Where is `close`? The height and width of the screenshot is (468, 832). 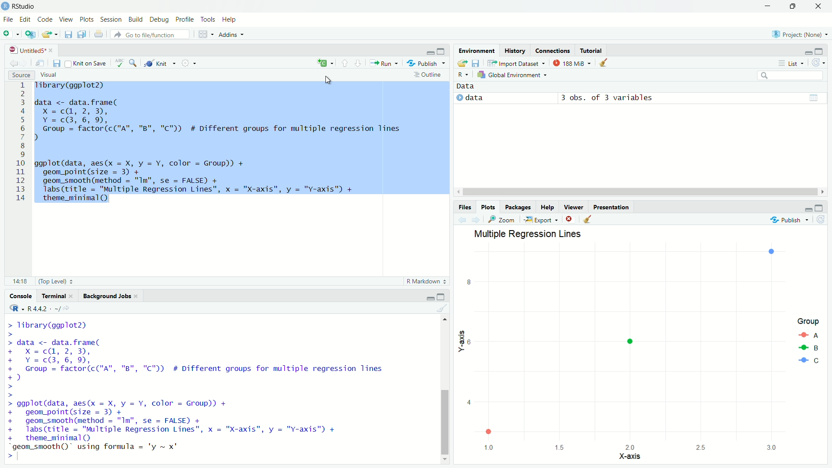
close is located at coordinates (569, 220).